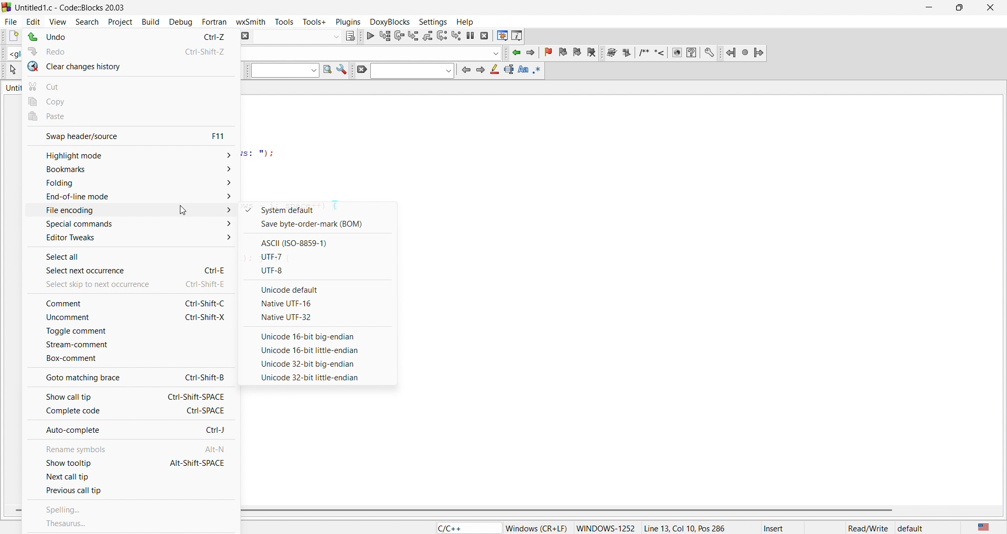  What do you see at coordinates (128, 257) in the screenshot?
I see `select all ` at bounding box center [128, 257].